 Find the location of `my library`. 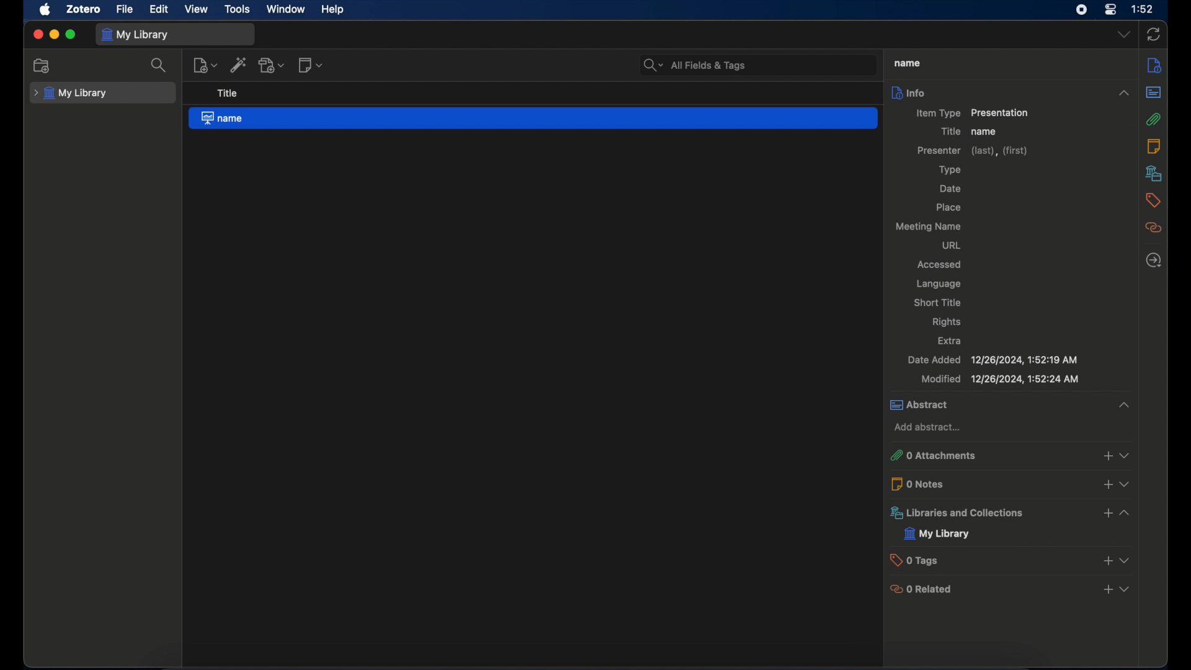

my library is located at coordinates (937, 534).